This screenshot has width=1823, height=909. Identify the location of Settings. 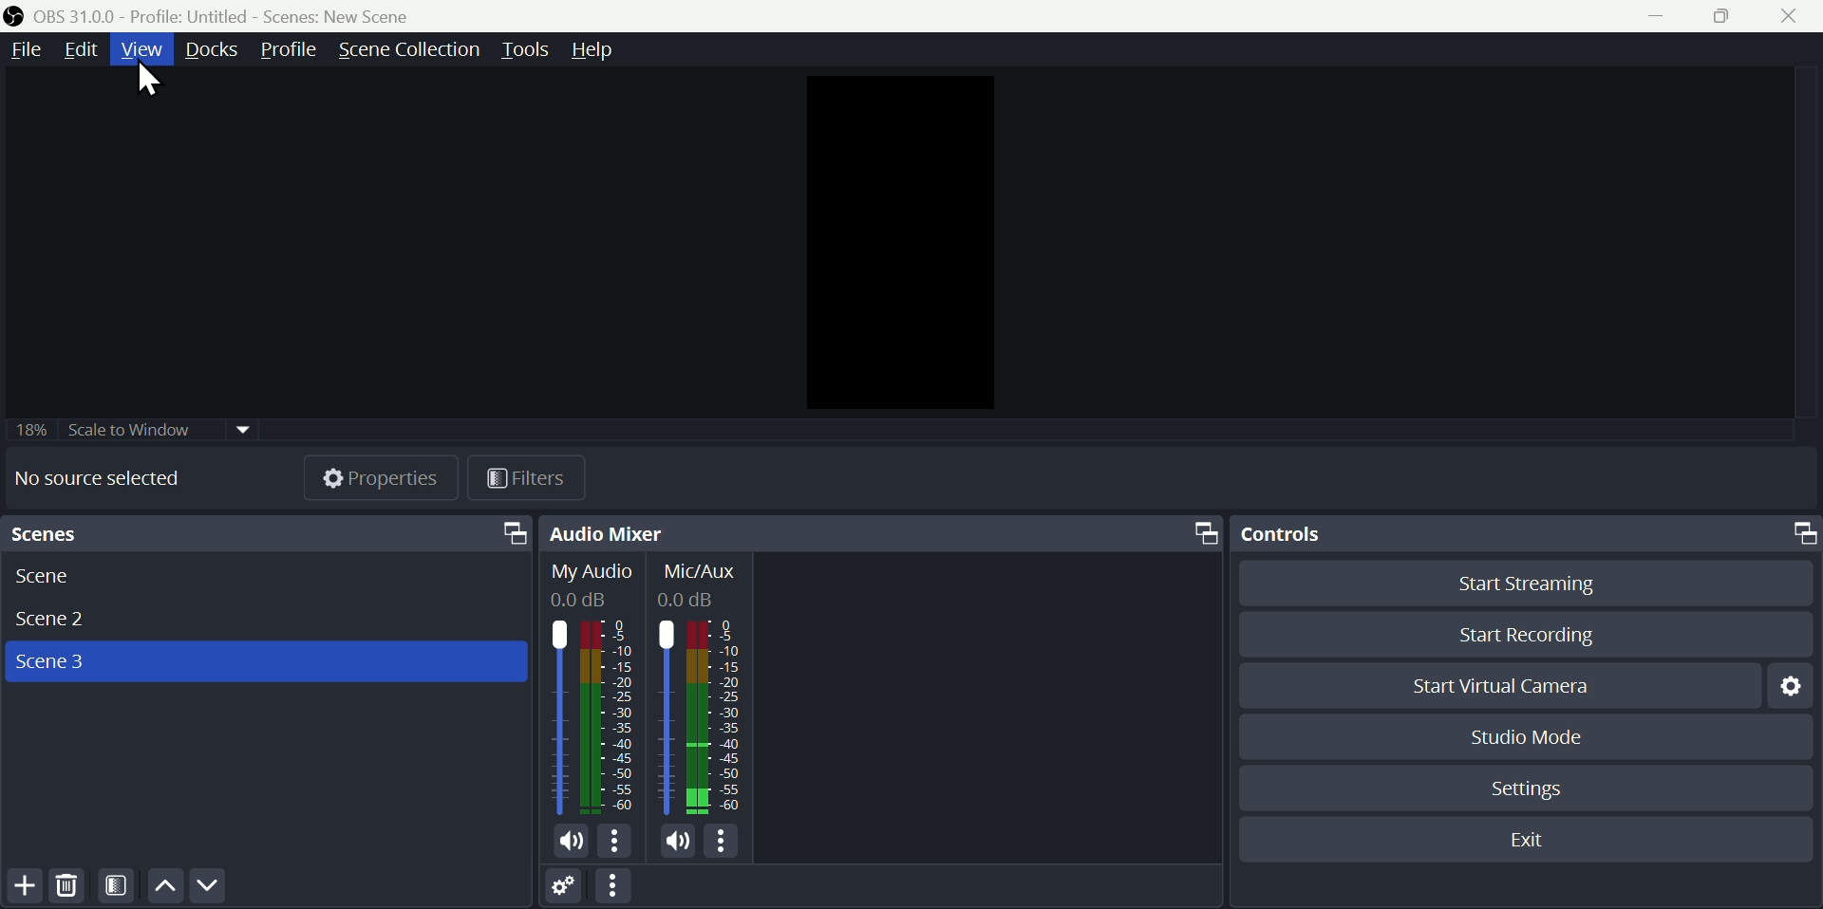
(569, 889).